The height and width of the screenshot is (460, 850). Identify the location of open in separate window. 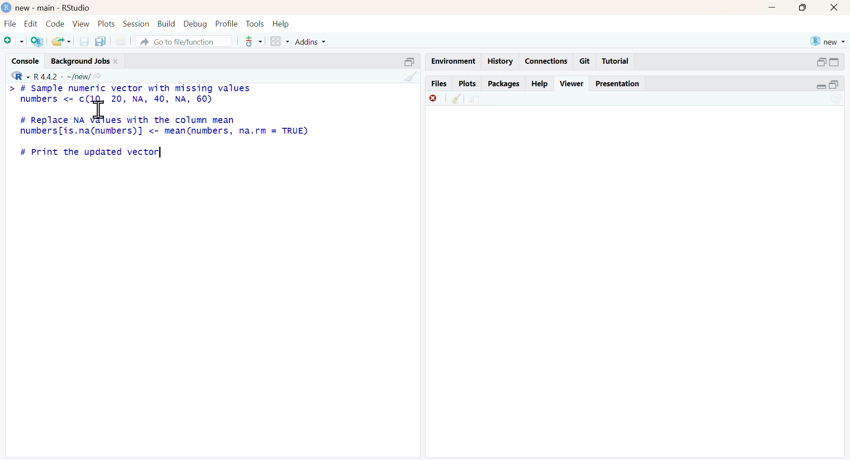
(834, 84).